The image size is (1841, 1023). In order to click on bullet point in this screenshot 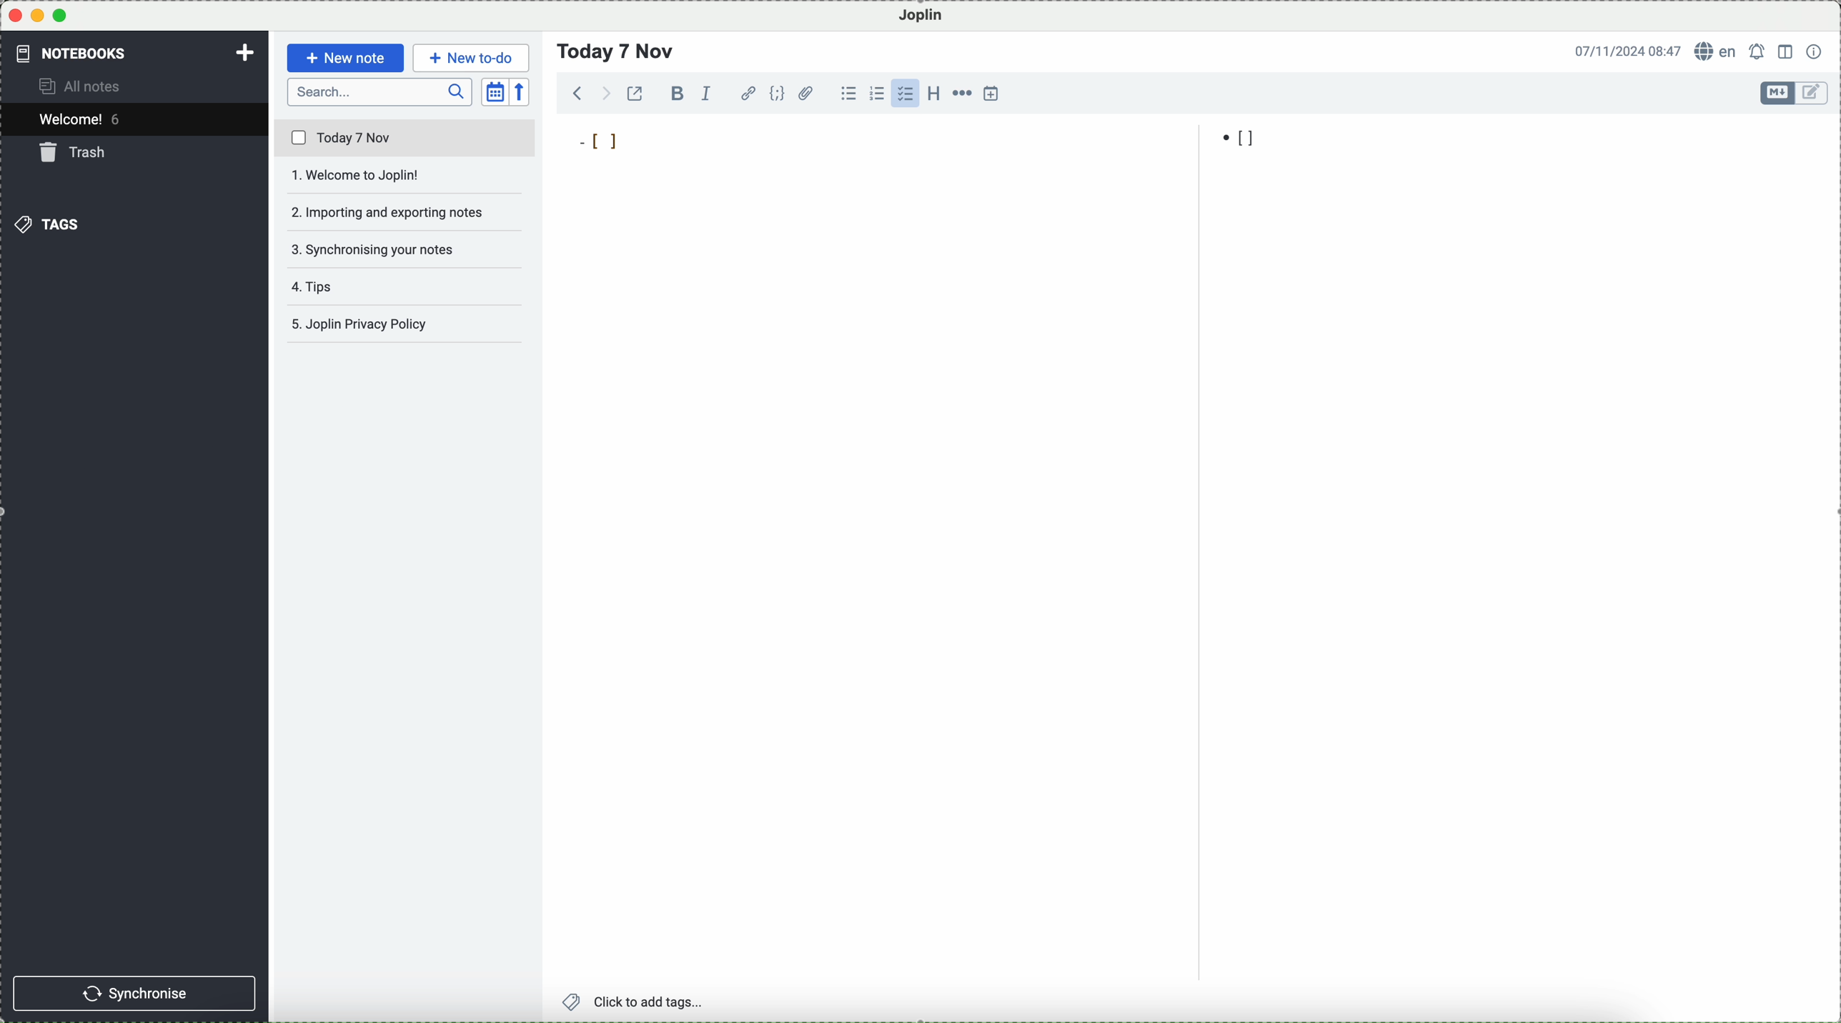, I will do `click(1241, 139)`.